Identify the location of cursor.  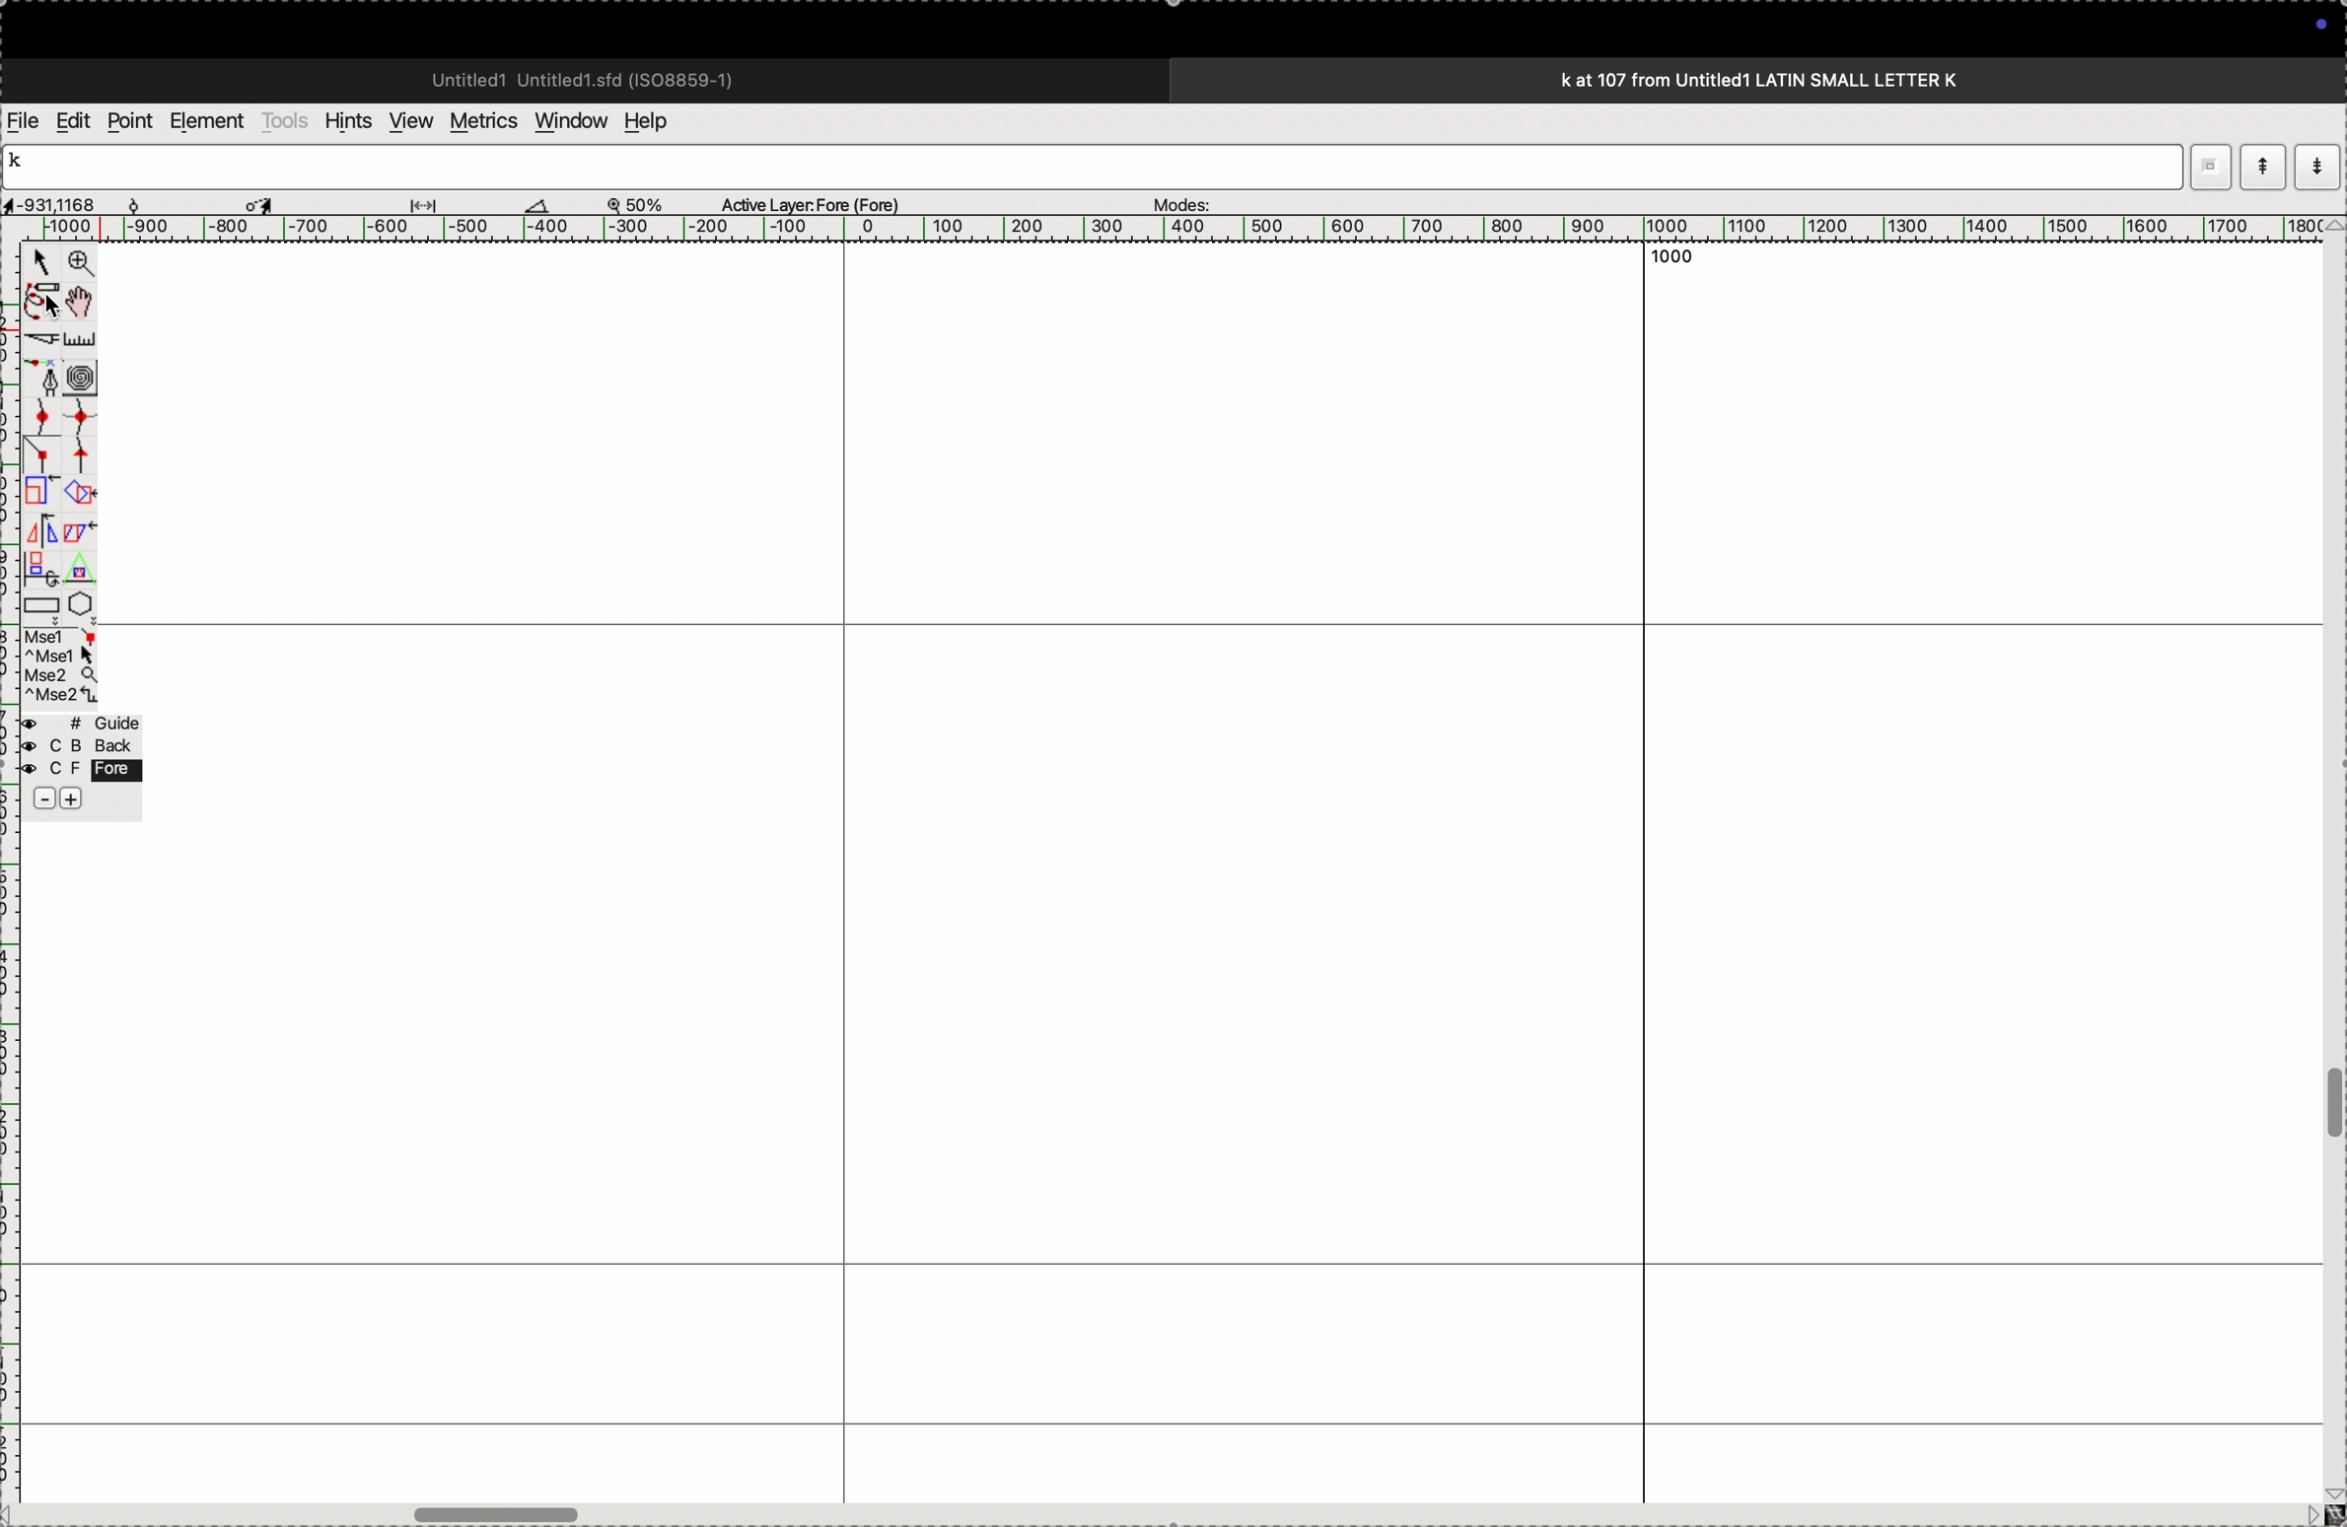
(43, 262).